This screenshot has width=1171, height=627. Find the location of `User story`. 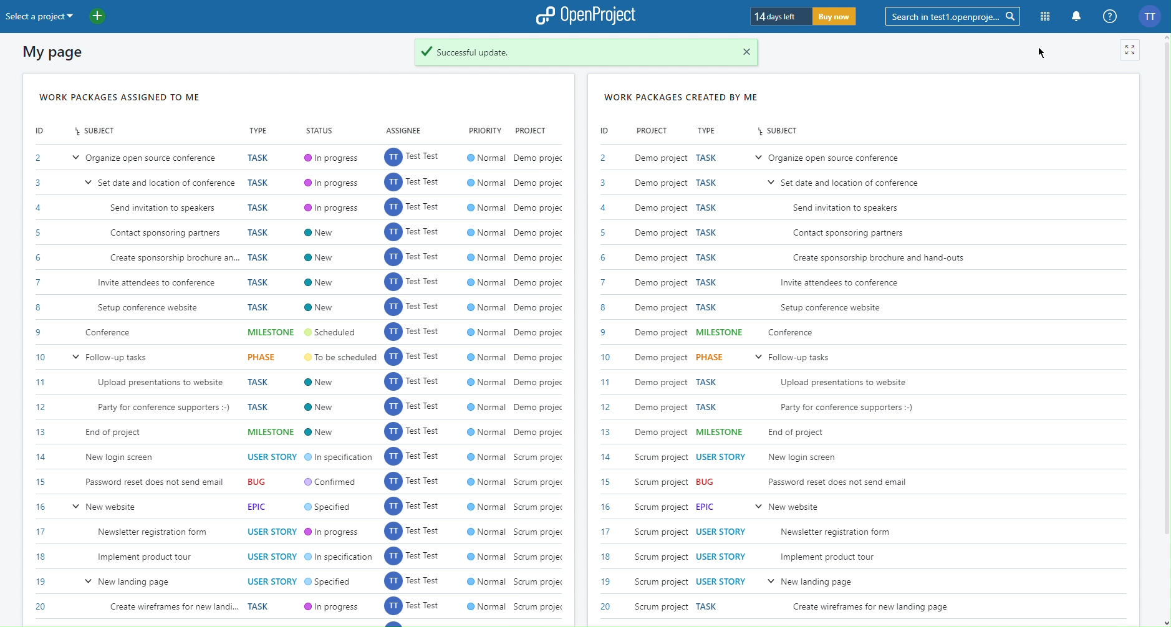

User story is located at coordinates (721, 457).